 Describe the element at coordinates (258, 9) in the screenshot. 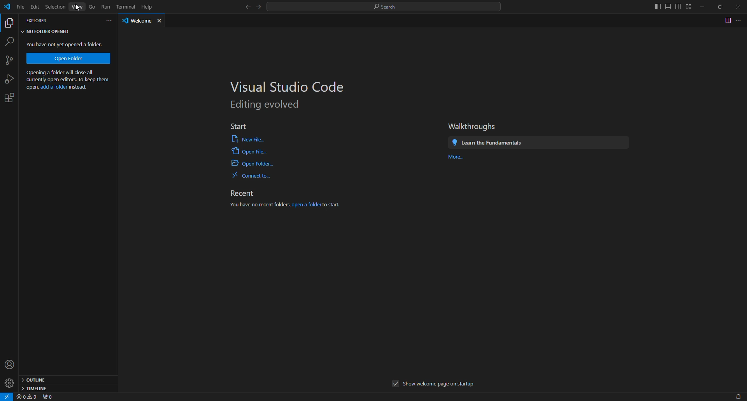

I see `next` at that location.